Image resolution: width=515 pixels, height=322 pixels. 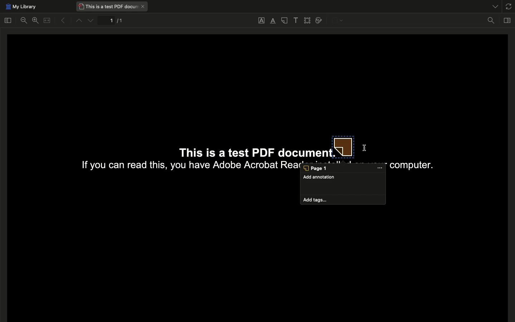 What do you see at coordinates (273, 21) in the screenshot?
I see `Highlight text` at bounding box center [273, 21].